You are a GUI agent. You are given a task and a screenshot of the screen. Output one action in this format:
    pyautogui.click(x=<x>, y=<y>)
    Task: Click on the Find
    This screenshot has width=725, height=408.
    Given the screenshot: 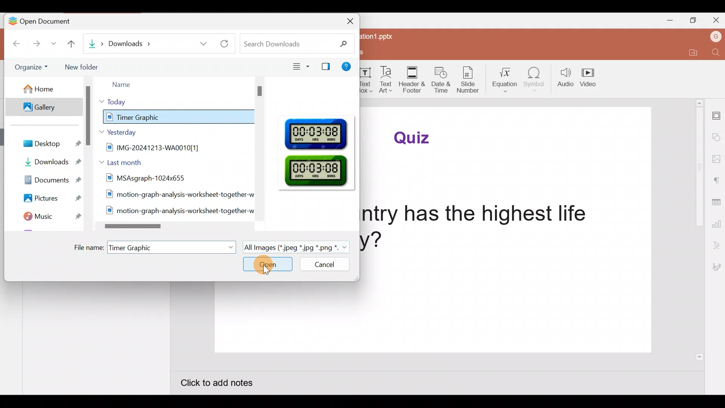 What is the action you would take?
    pyautogui.click(x=714, y=54)
    